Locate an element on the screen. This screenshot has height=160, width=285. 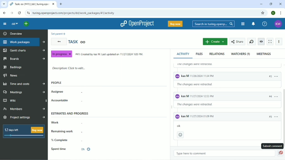
Unwatch work package is located at coordinates (262, 41).